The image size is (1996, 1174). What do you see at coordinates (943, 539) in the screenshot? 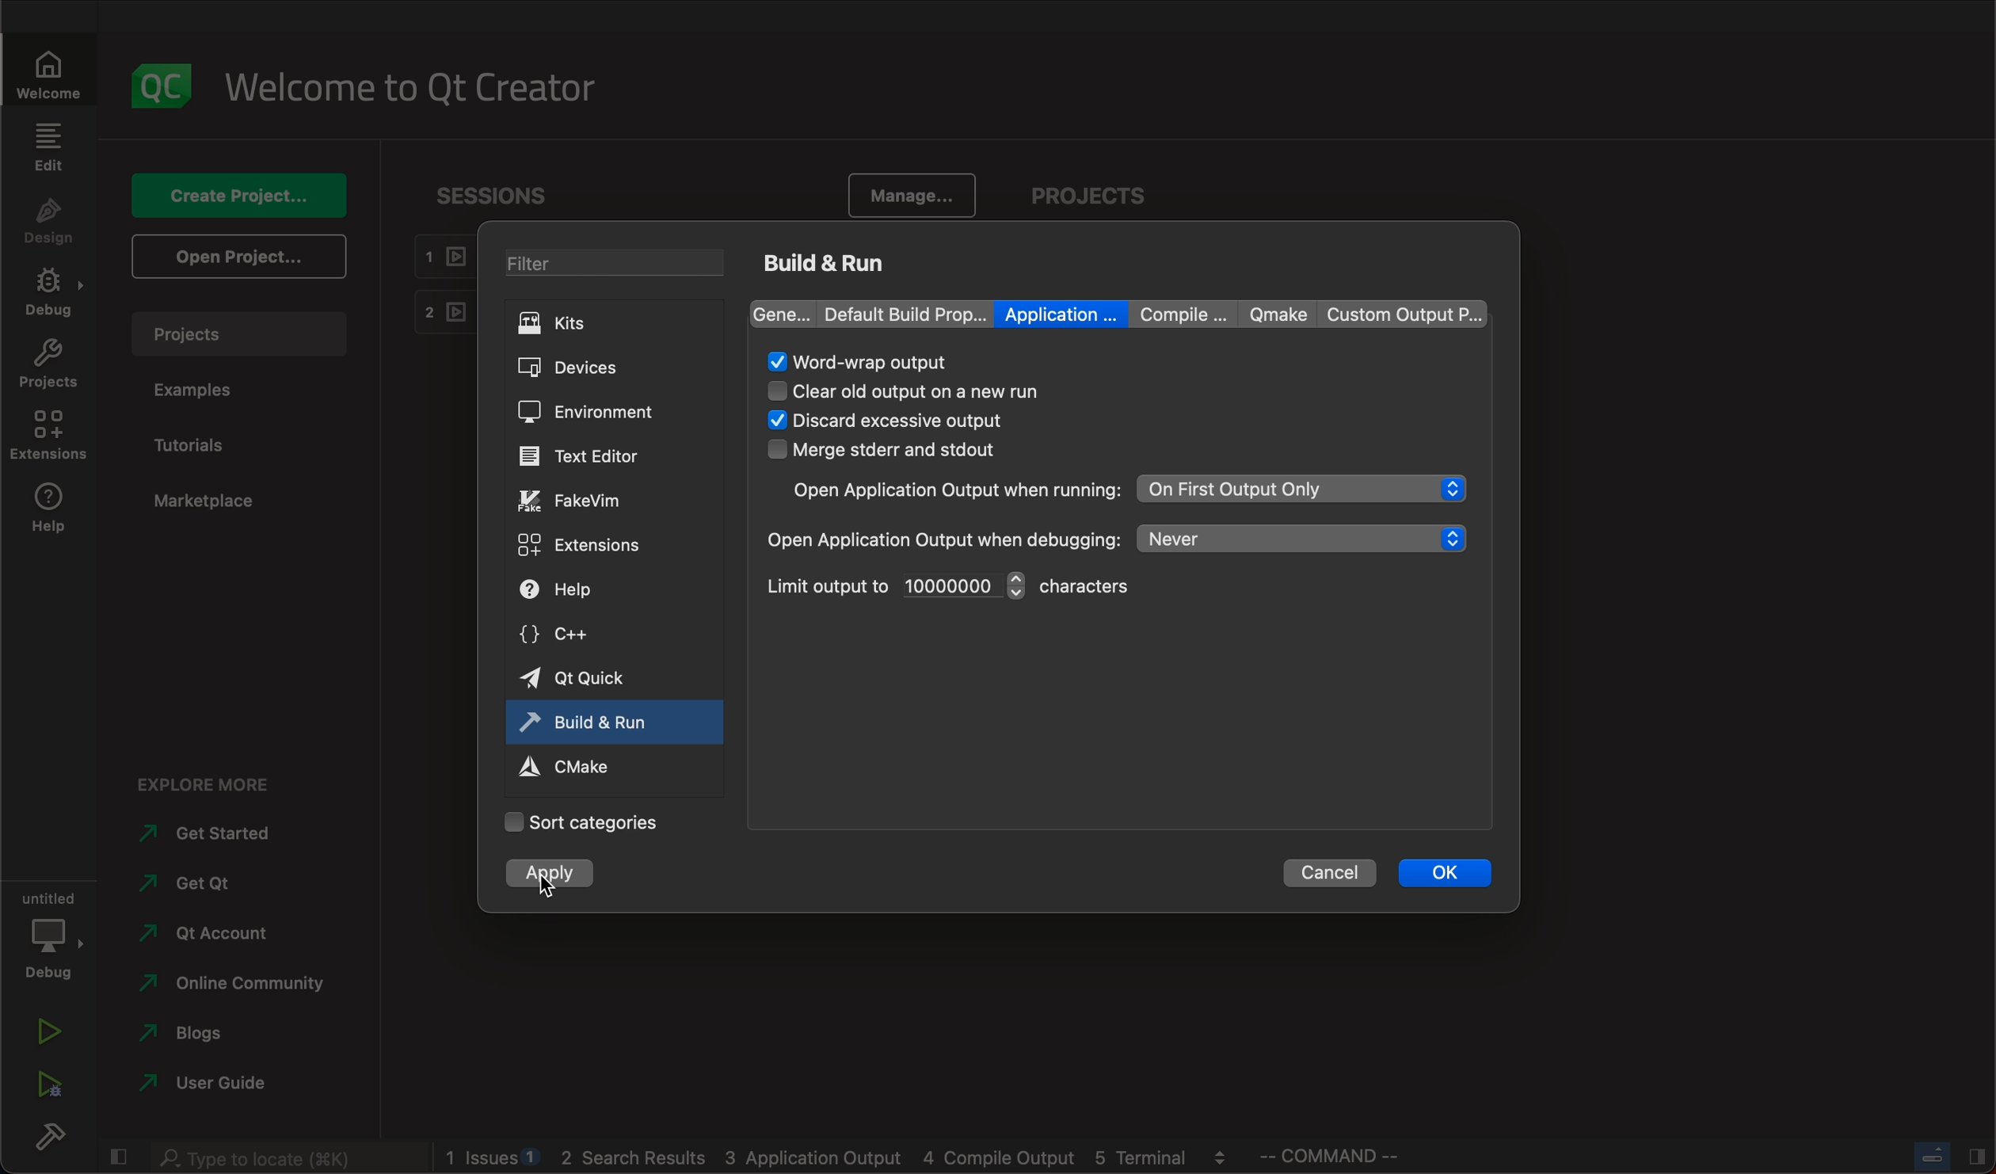
I see `open when debugging` at bounding box center [943, 539].